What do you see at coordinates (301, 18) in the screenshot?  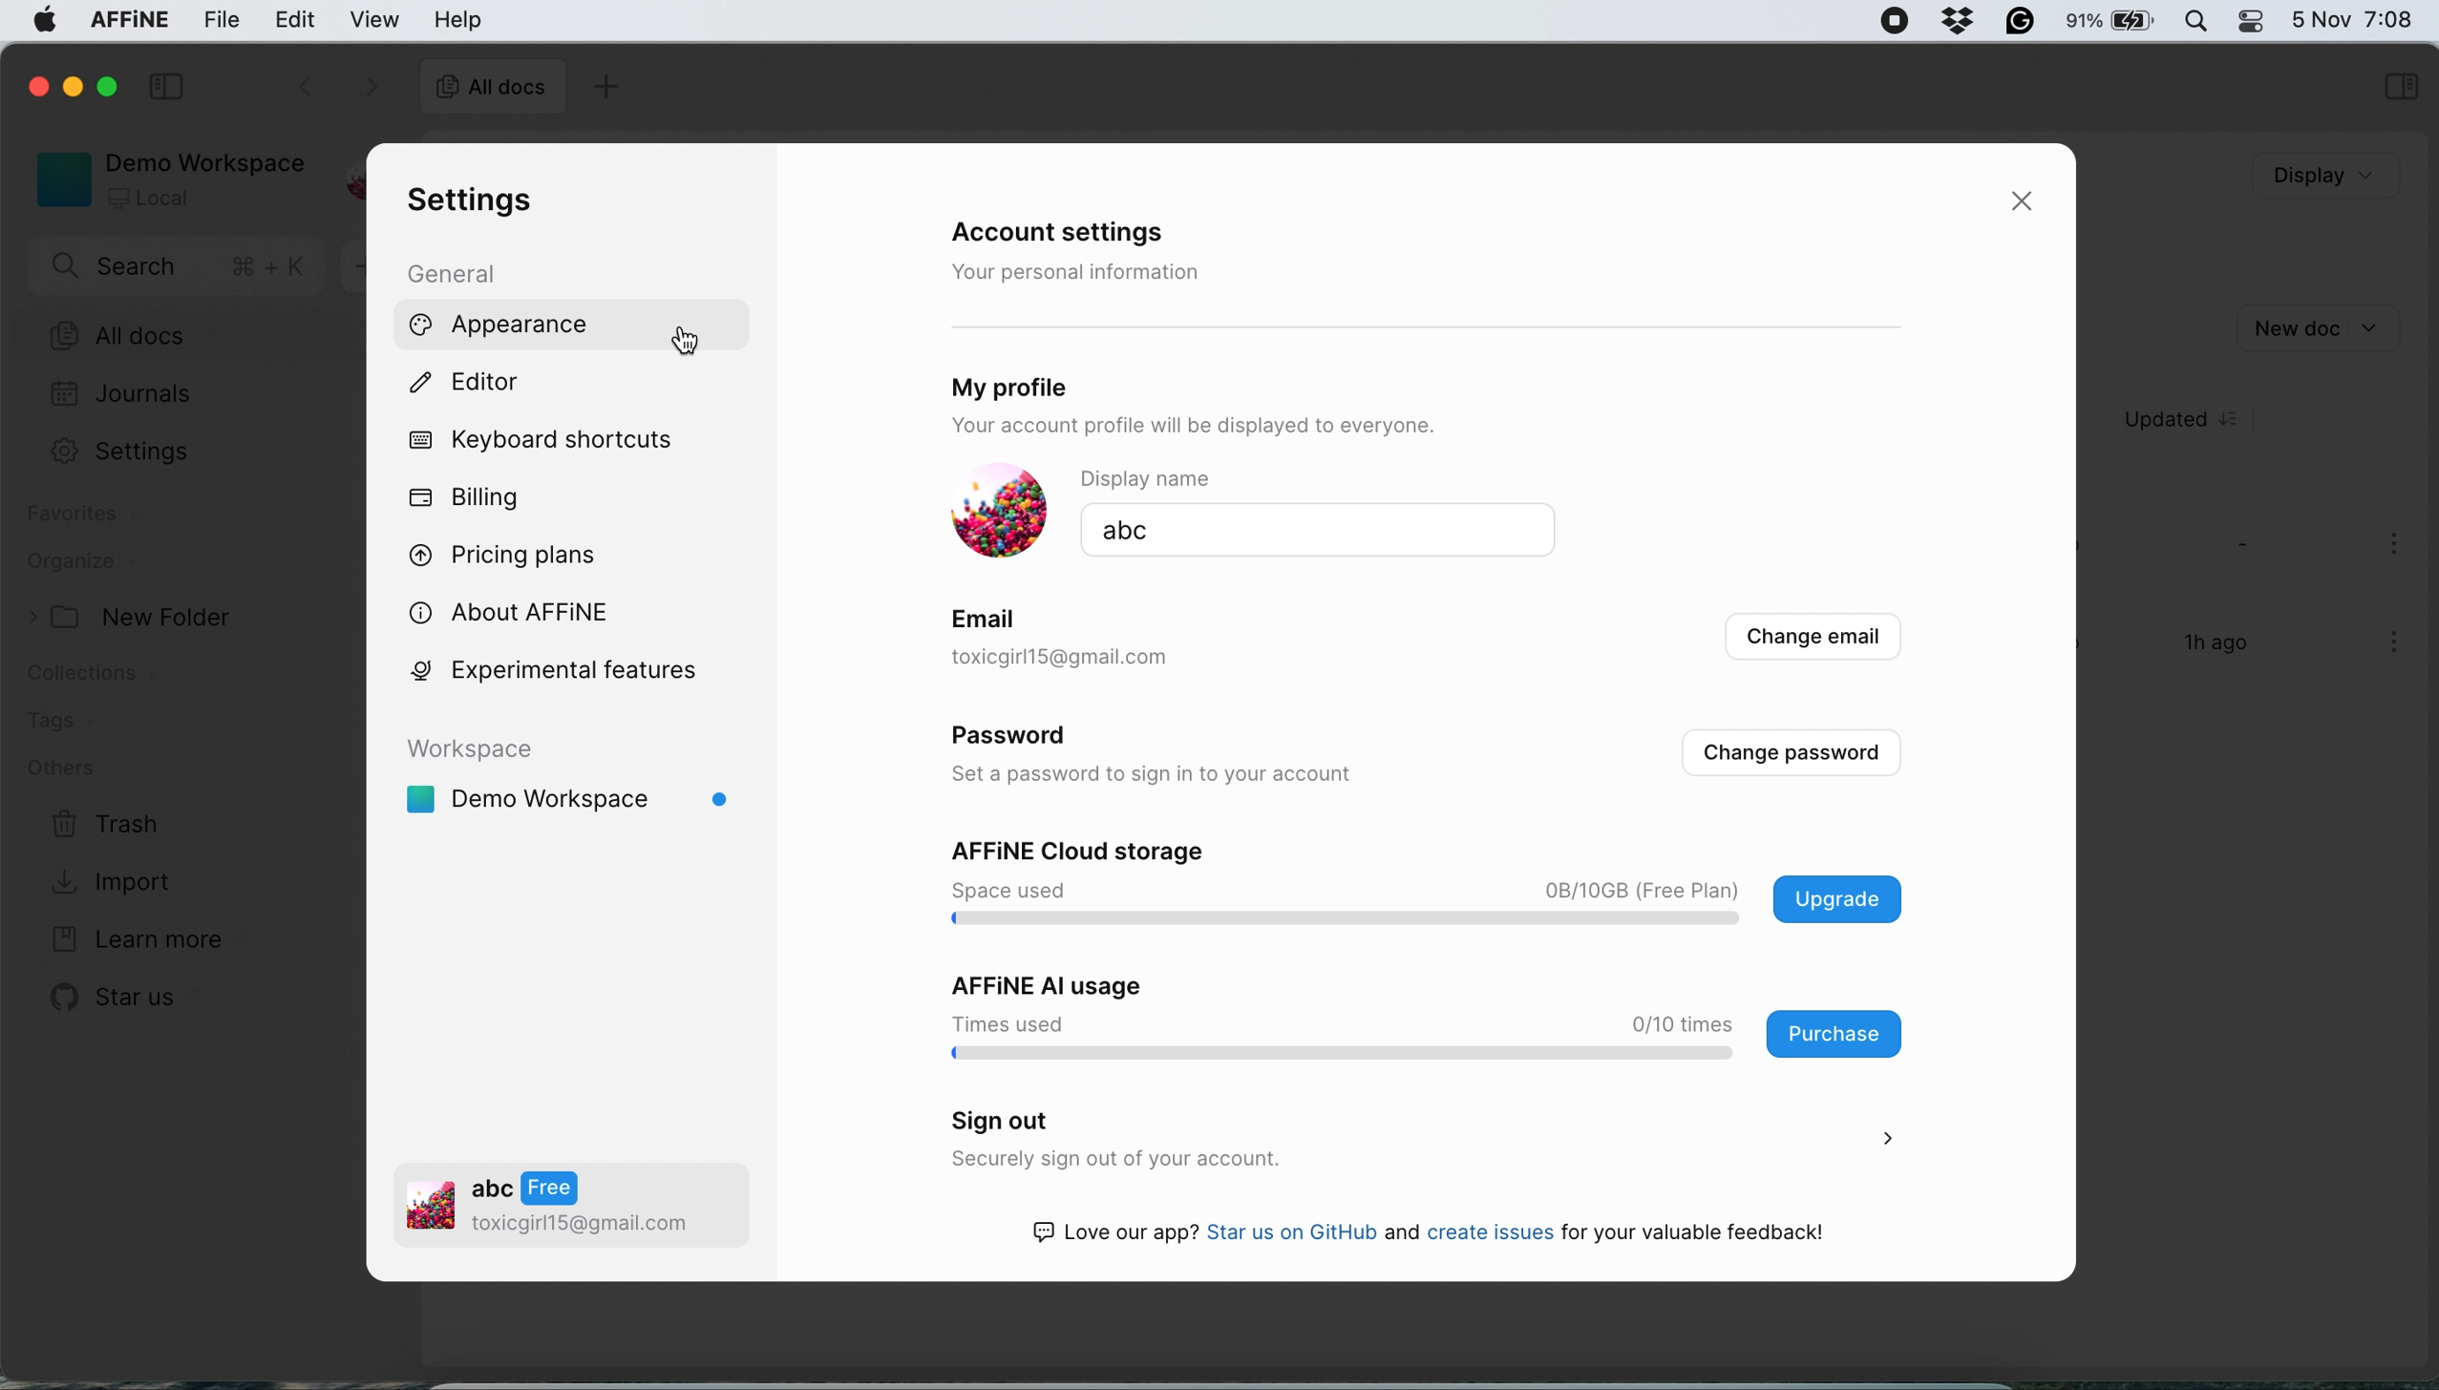 I see `edit` at bounding box center [301, 18].